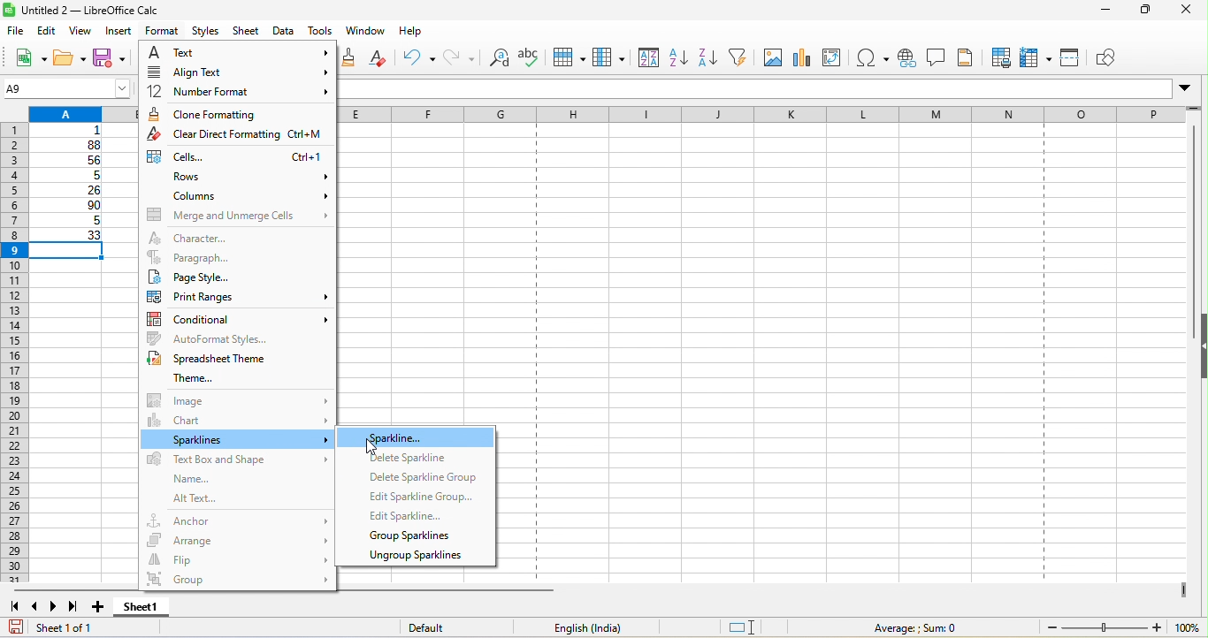 This screenshot has width=1208, height=638. Describe the element at coordinates (779, 116) in the screenshot. I see `column headingas` at that location.